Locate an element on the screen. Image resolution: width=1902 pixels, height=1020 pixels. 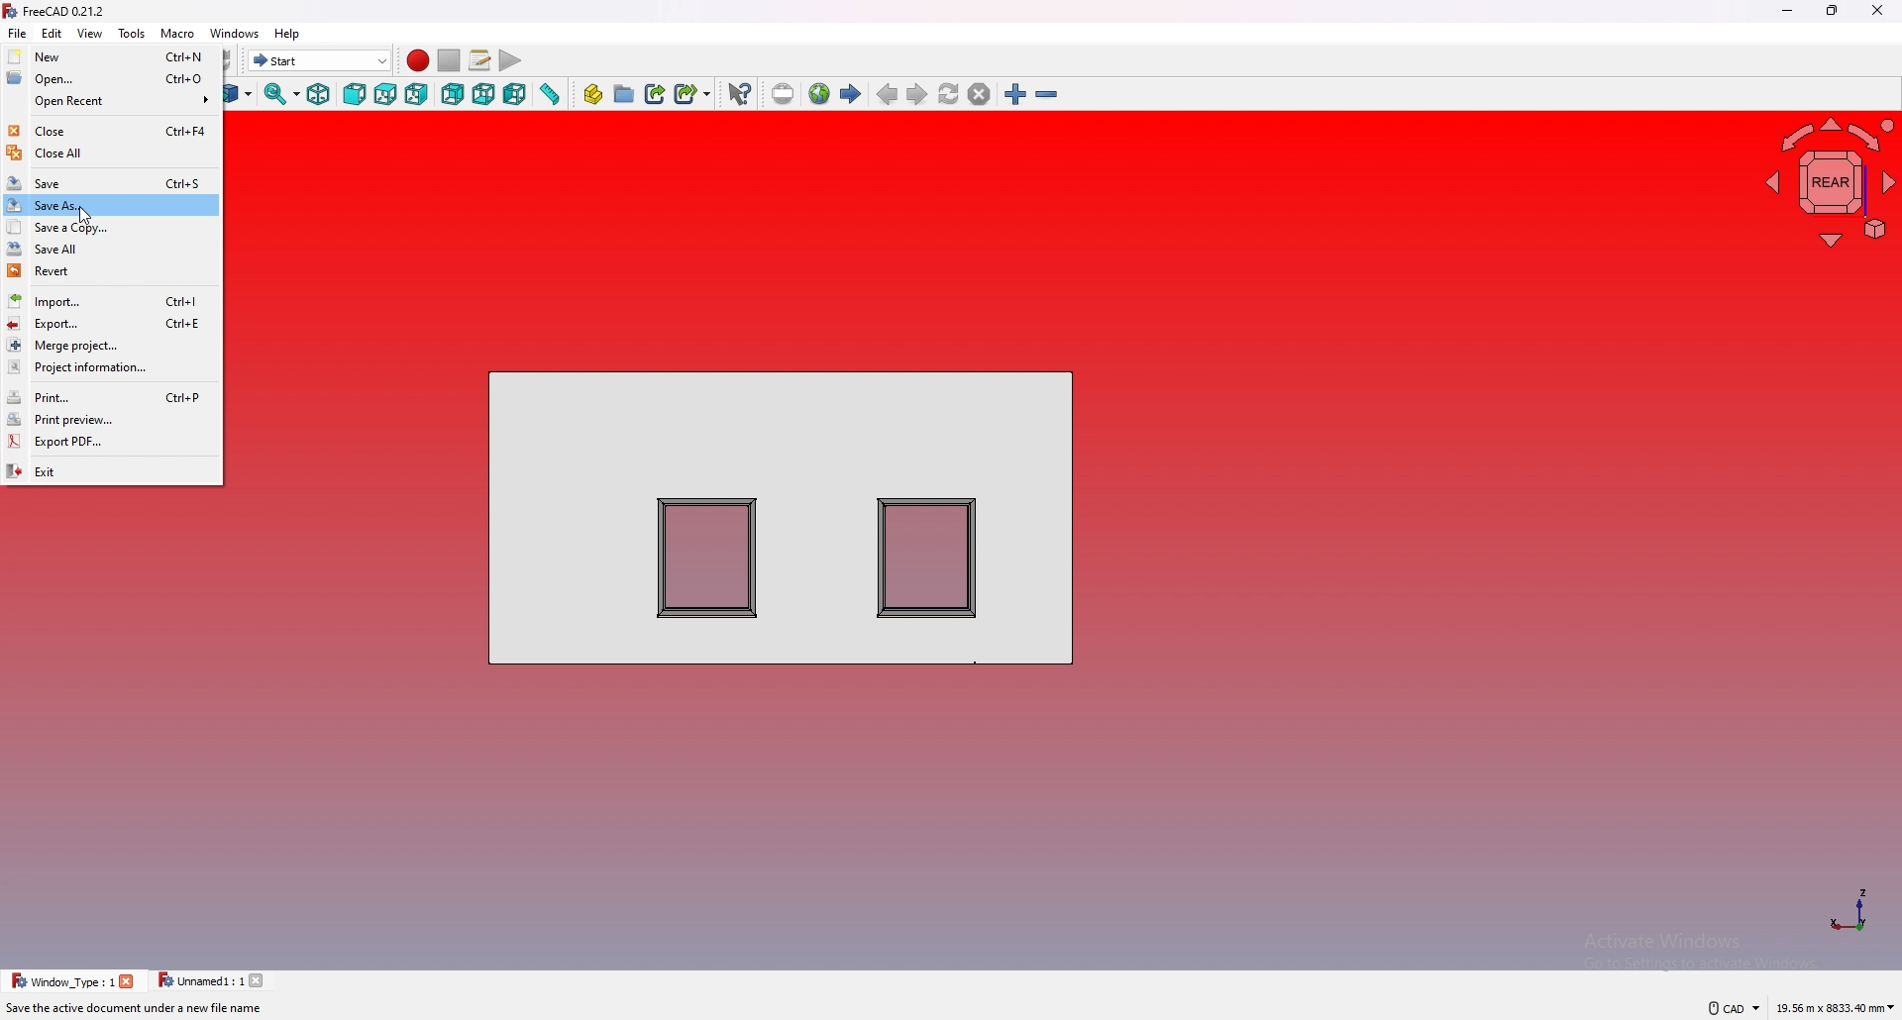
close is located at coordinates (1876, 11).